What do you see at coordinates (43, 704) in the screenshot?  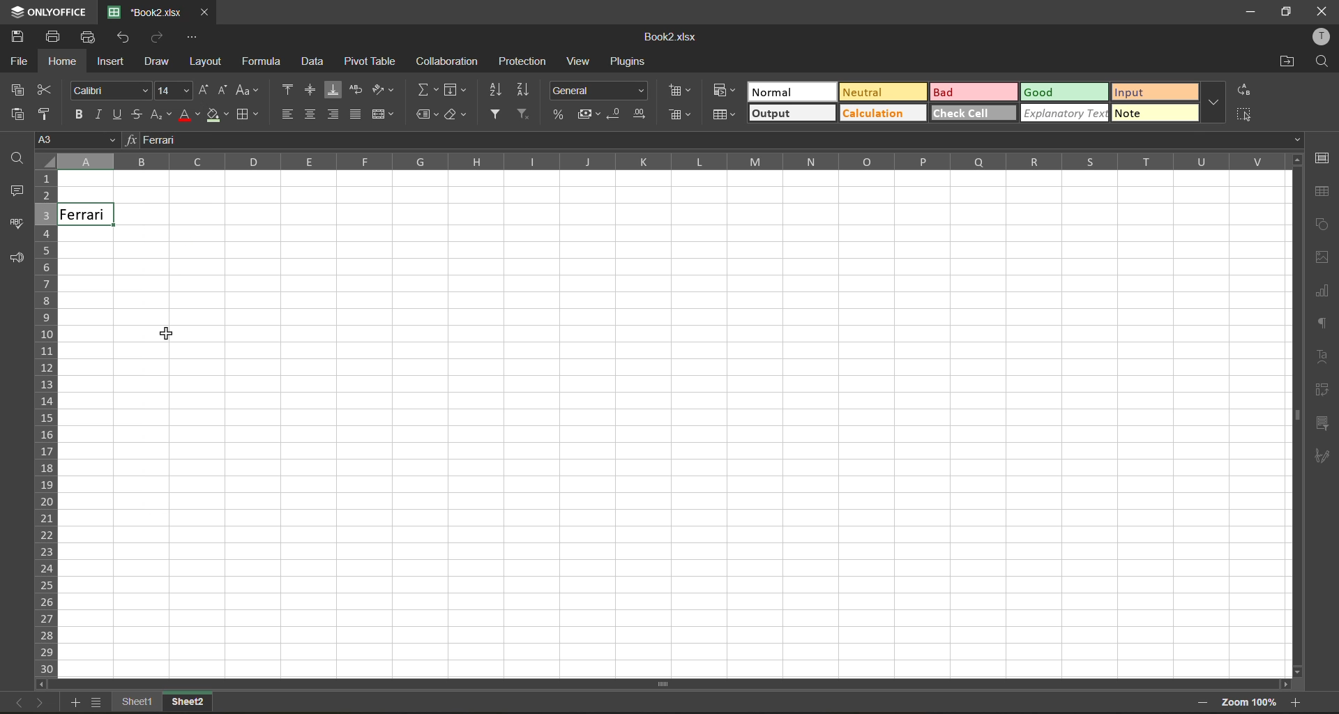 I see `next` at bounding box center [43, 704].